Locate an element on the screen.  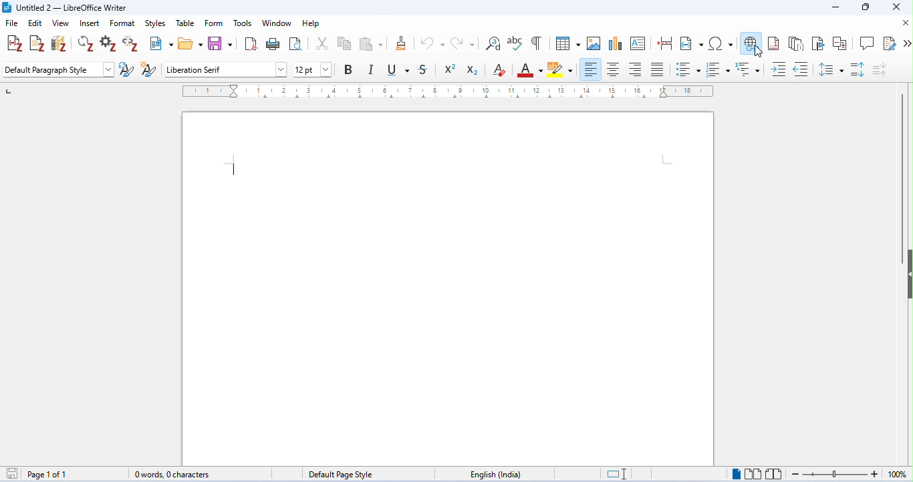
maximize is located at coordinates (866, 7).